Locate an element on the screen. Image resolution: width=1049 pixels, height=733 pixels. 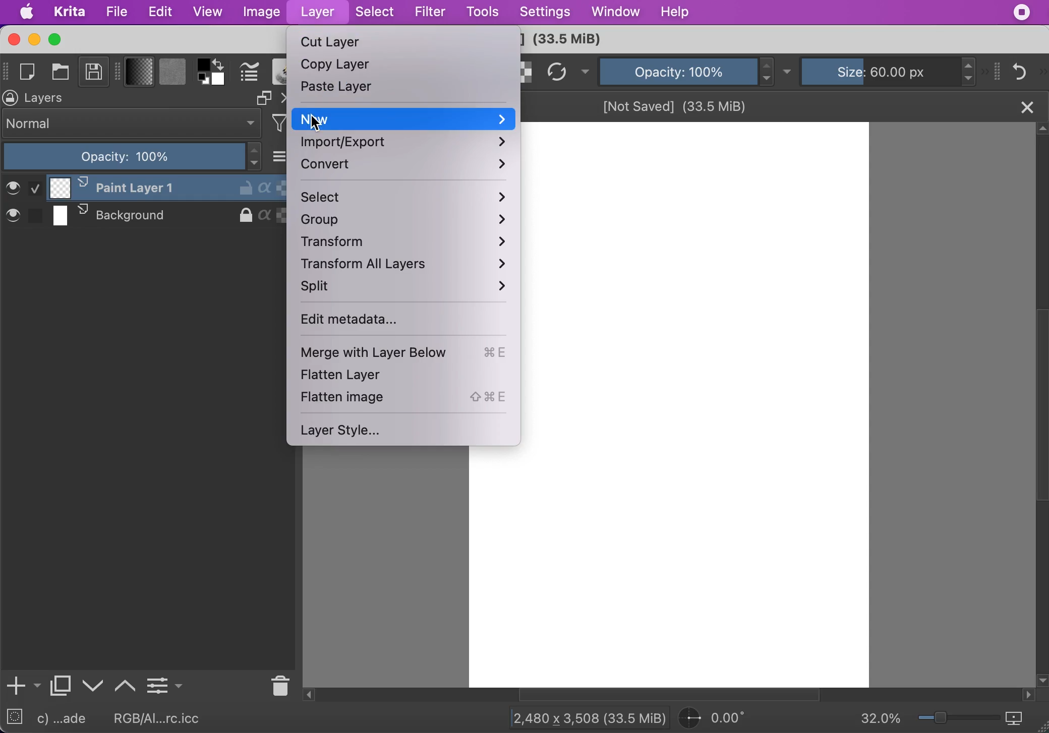
window is located at coordinates (614, 13).